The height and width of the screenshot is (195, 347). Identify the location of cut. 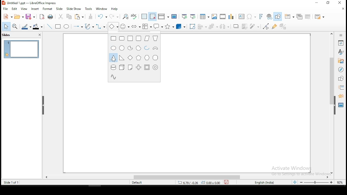
(61, 17).